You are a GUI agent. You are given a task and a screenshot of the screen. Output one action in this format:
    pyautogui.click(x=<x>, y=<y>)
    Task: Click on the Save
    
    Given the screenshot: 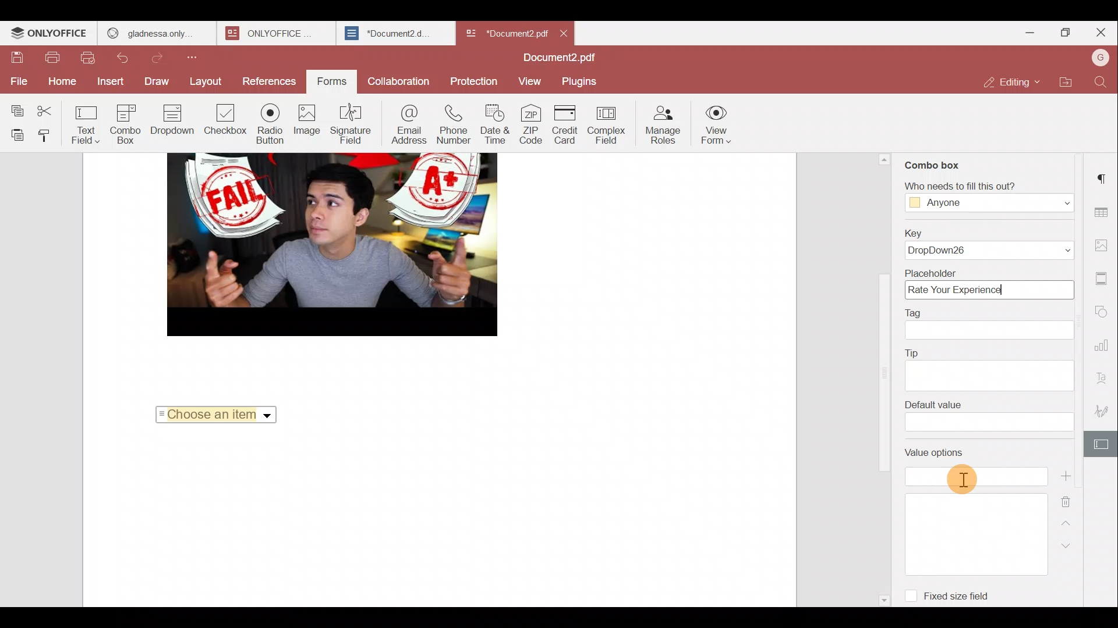 What is the action you would take?
    pyautogui.click(x=17, y=58)
    